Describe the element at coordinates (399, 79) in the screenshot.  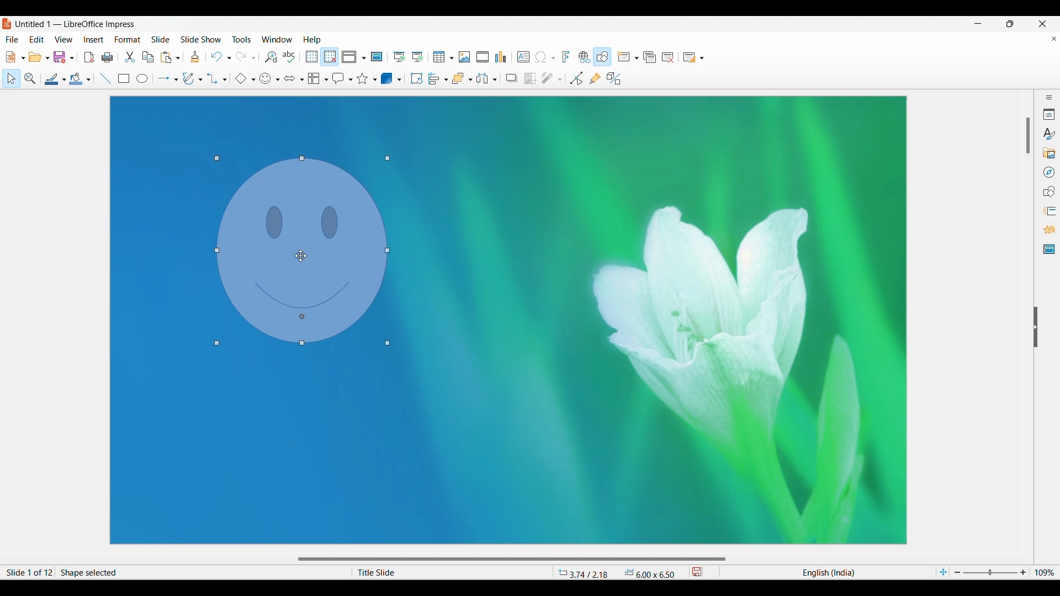
I see `3D shape options` at that location.